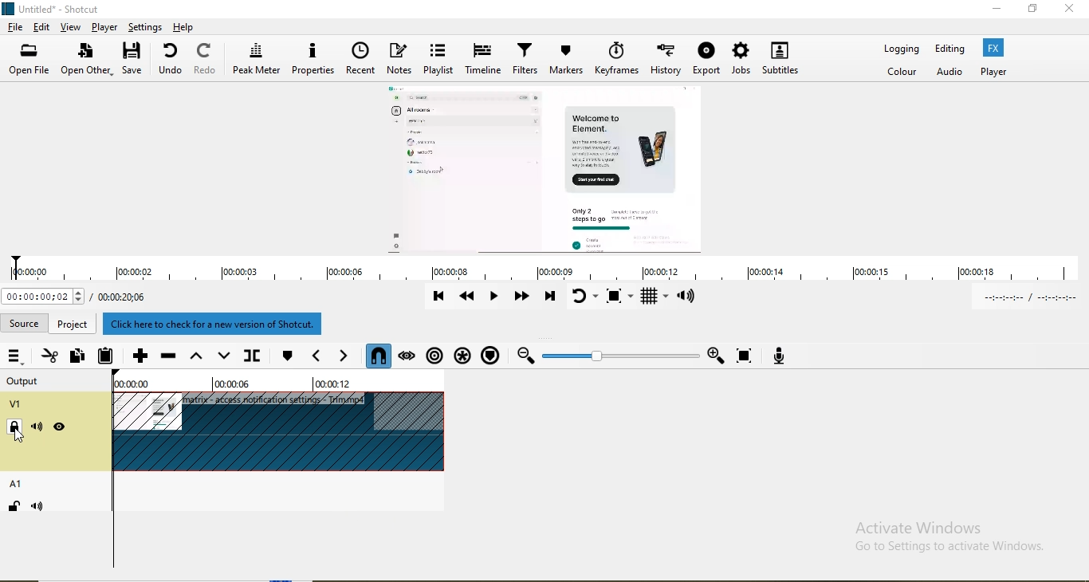  What do you see at coordinates (621, 297) in the screenshot?
I see `Toggle zoom` at bounding box center [621, 297].